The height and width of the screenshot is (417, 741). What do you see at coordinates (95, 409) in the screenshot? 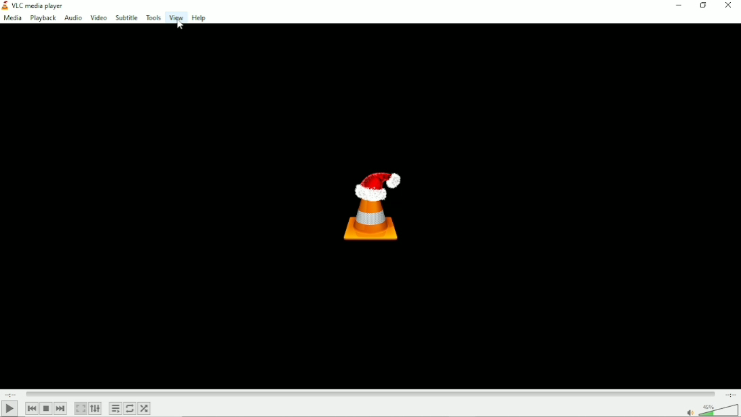
I see `Show extended settings` at bounding box center [95, 409].